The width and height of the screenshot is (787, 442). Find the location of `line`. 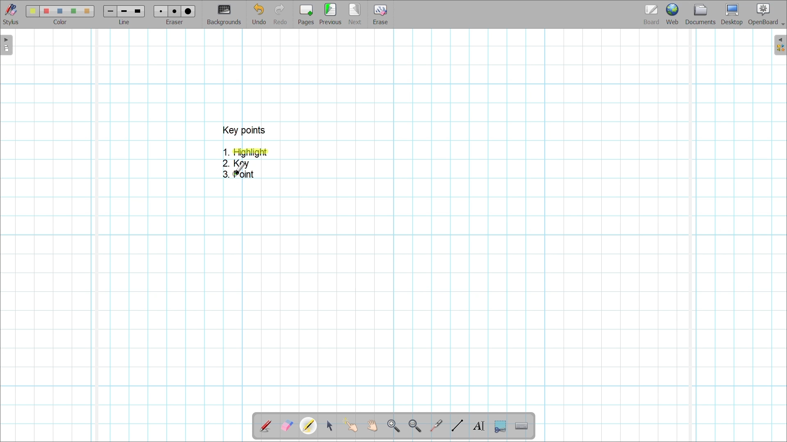

line is located at coordinates (126, 23).